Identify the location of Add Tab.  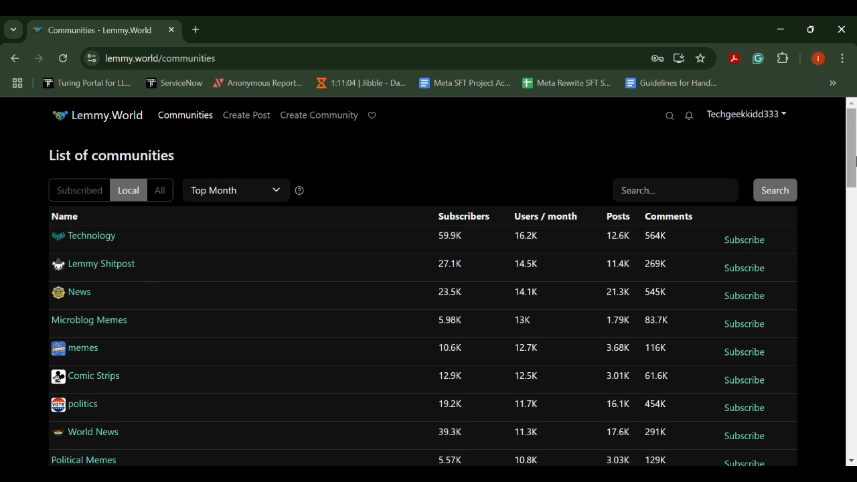
(195, 29).